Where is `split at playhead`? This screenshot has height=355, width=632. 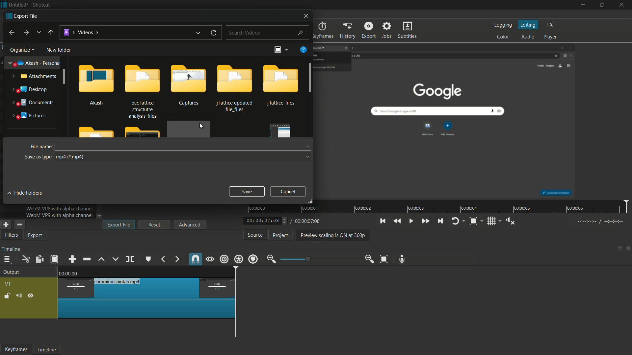 split at playhead is located at coordinates (130, 259).